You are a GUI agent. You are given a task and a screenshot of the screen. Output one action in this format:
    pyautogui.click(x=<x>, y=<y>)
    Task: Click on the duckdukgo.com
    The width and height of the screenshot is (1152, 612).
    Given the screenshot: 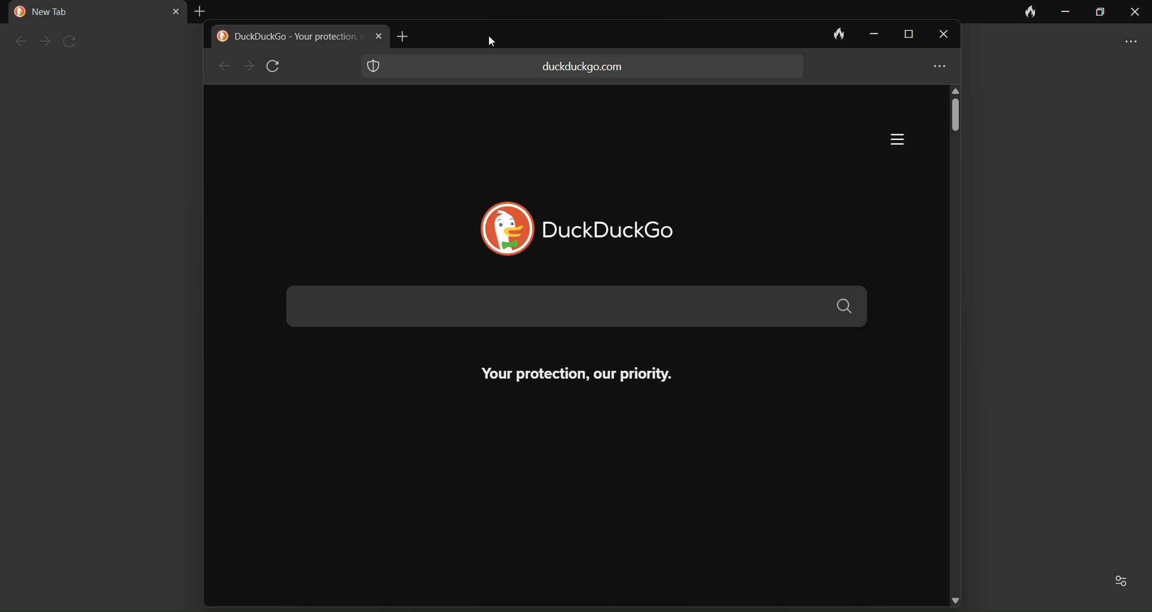 What is the action you would take?
    pyautogui.click(x=583, y=67)
    